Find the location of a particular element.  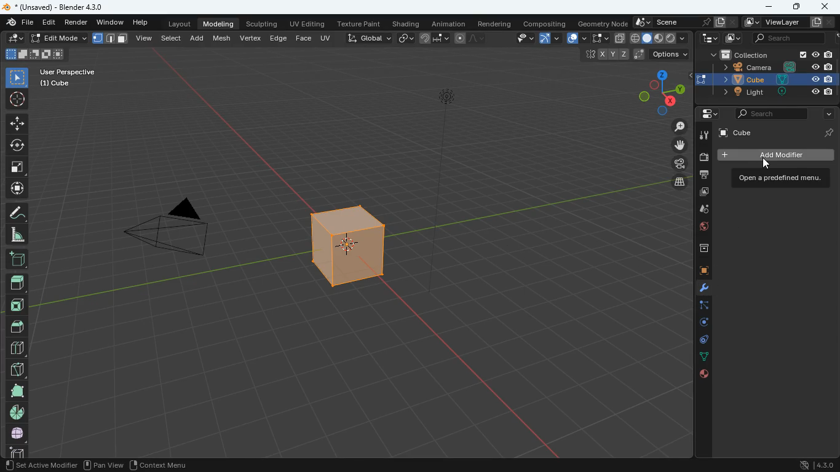

edit is located at coordinates (50, 23).